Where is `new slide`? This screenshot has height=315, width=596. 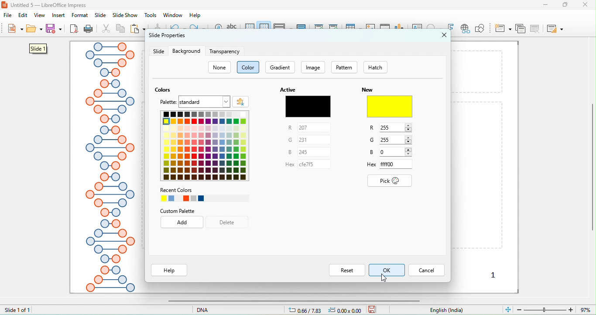
new slide is located at coordinates (503, 28).